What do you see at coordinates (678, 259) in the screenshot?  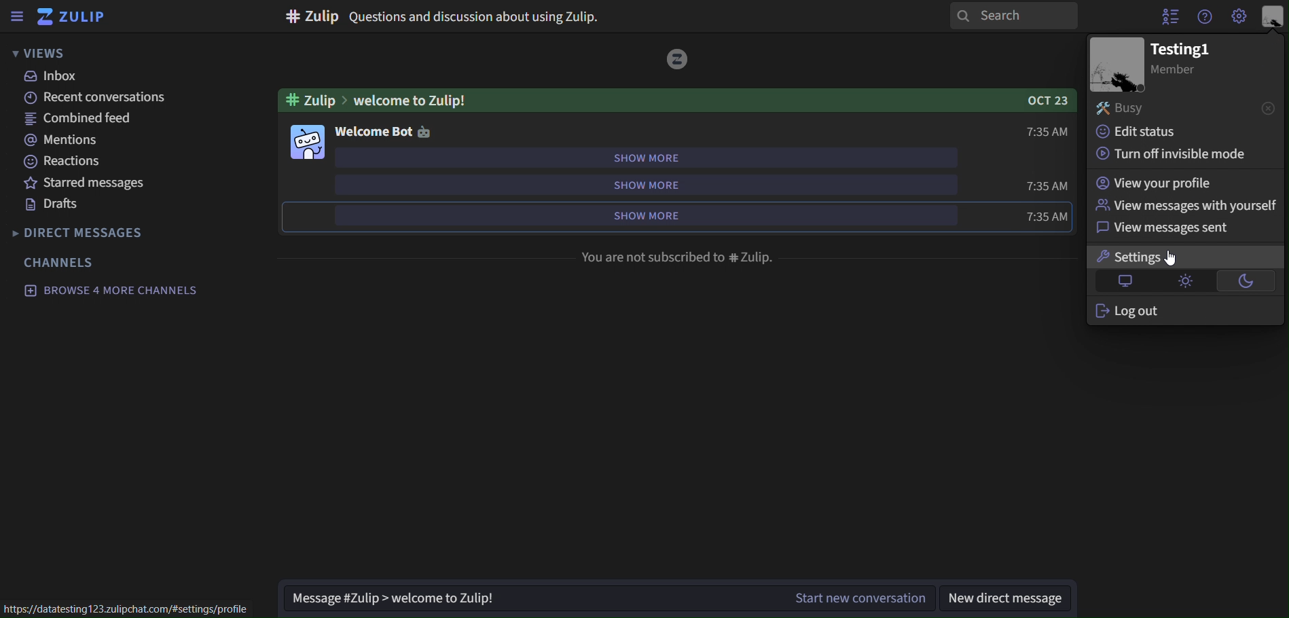 I see `you are not subscribed to #Zulip.` at bounding box center [678, 259].